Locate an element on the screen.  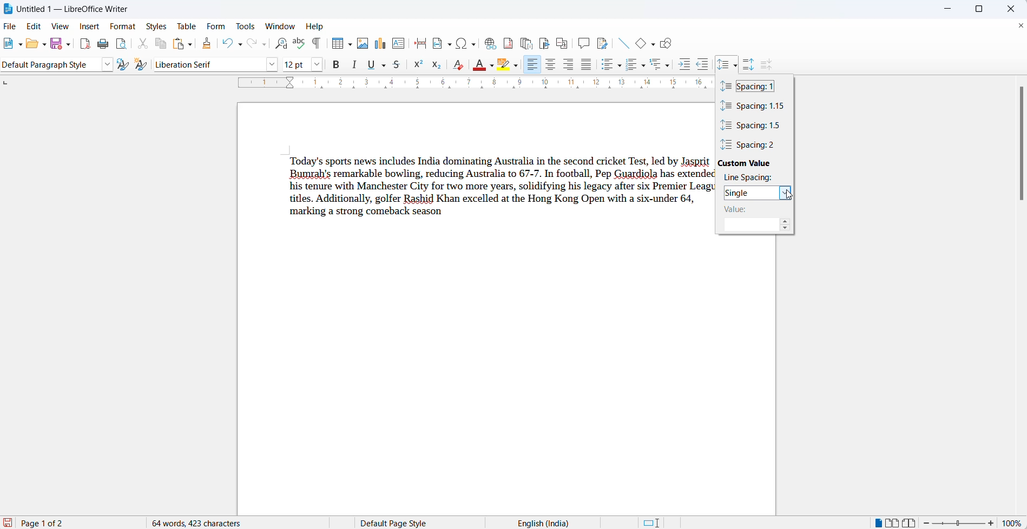
justified is located at coordinates (586, 65).